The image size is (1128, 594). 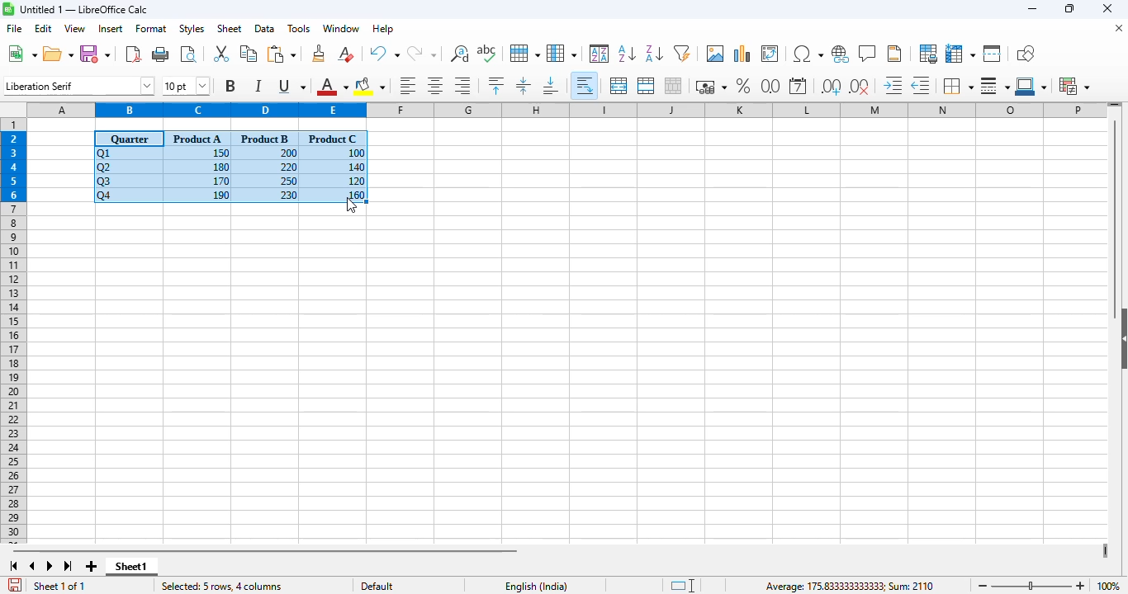 I want to click on logo, so click(x=8, y=8).